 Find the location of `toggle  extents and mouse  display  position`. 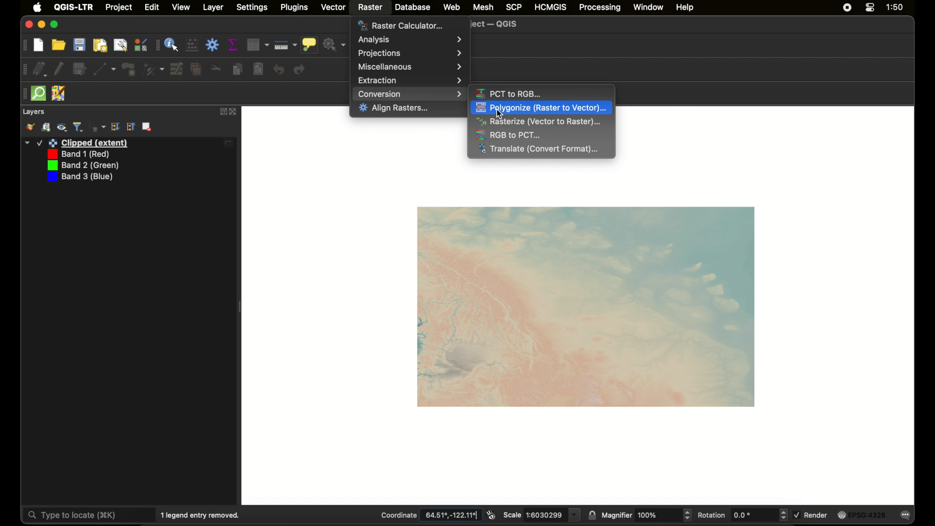

toggle  extents and mouse  display  position is located at coordinates (491, 515).